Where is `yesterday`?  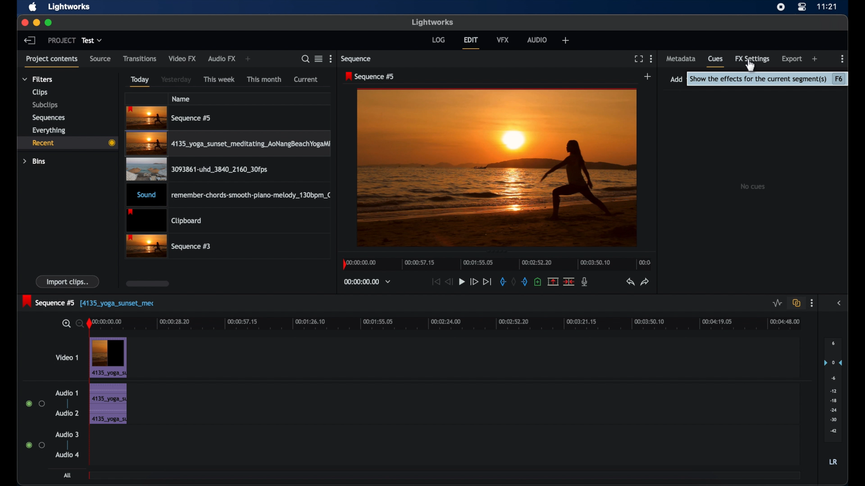
yesterday is located at coordinates (176, 80).